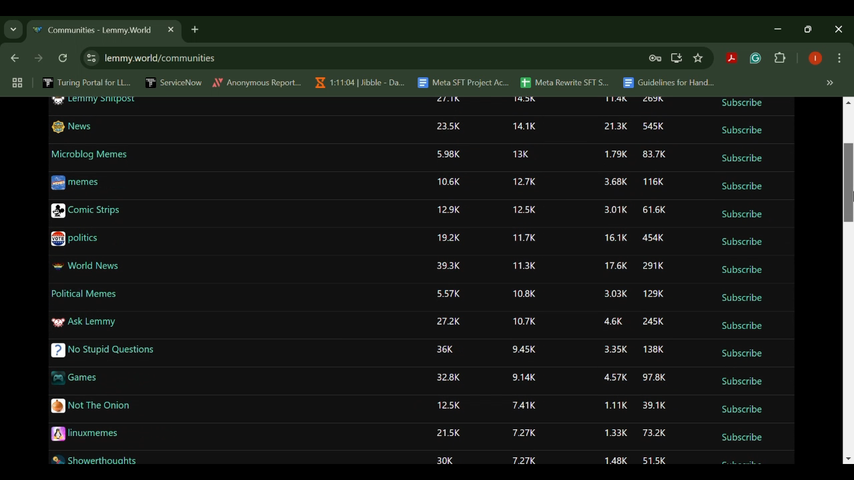 The image size is (854, 480). I want to click on Games, so click(74, 378).